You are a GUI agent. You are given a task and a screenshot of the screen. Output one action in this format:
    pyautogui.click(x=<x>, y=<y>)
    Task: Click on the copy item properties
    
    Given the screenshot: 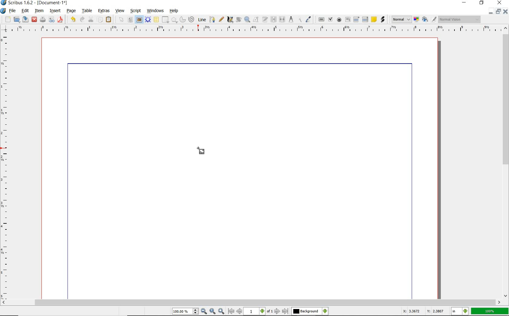 What is the action you would take?
    pyautogui.click(x=300, y=19)
    